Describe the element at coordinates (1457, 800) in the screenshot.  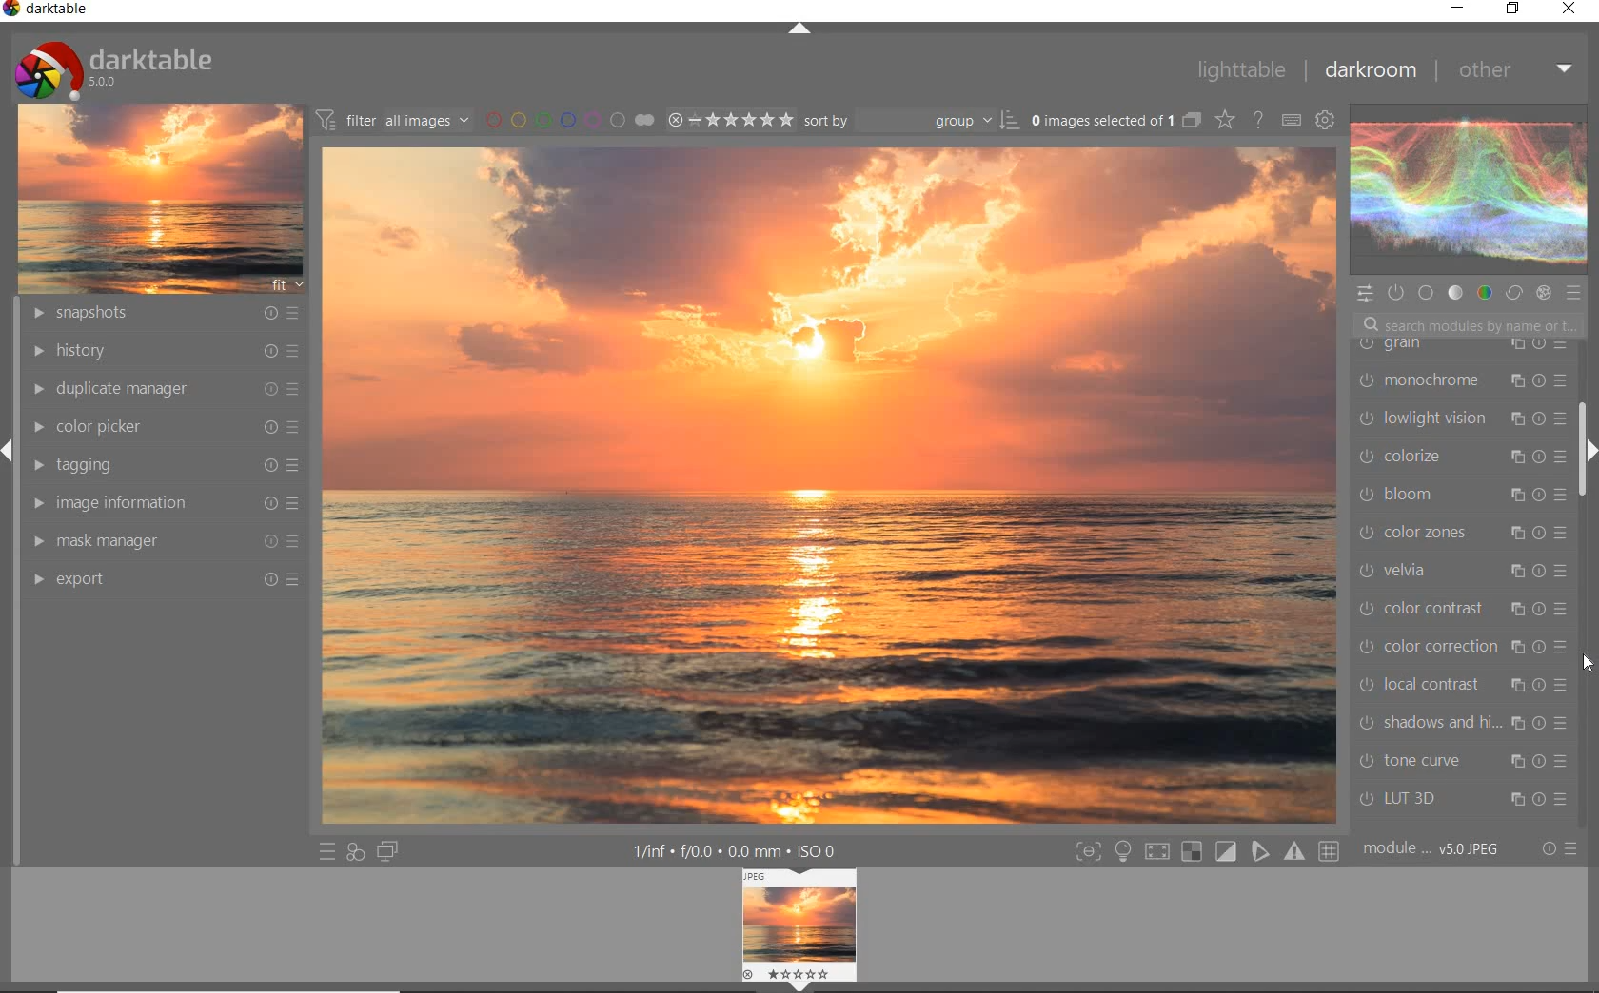
I see `LUT 3D` at that location.